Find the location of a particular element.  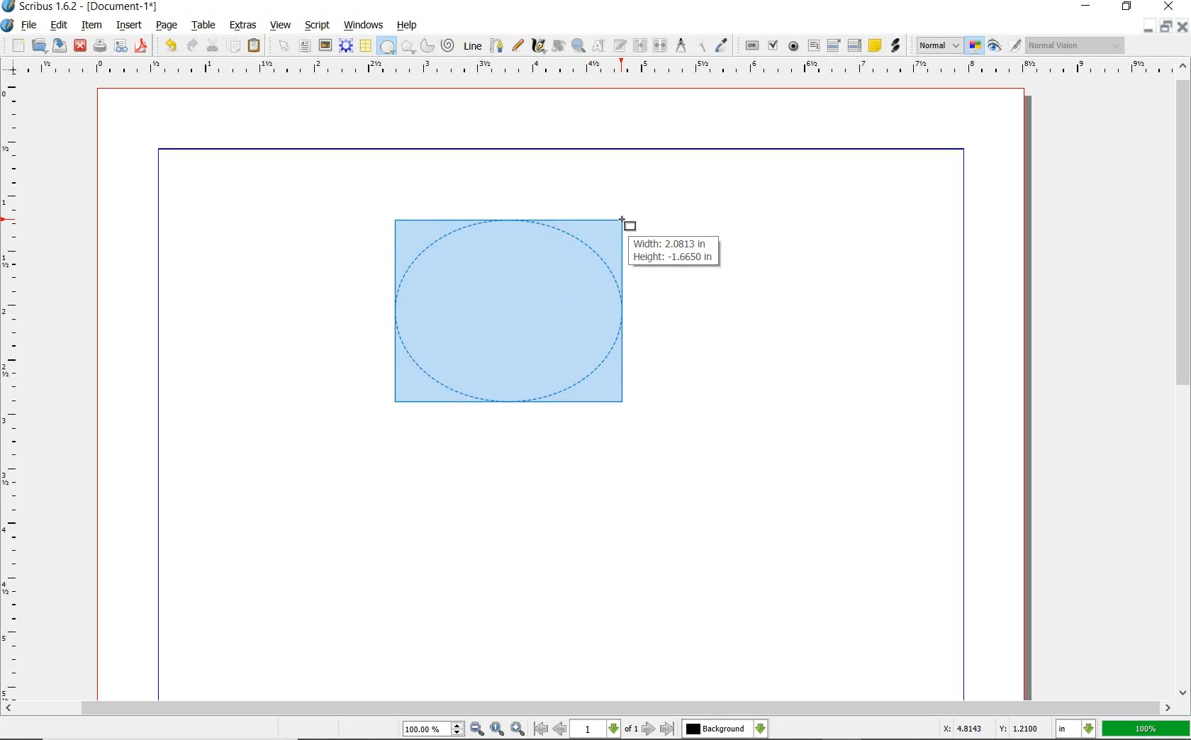

drawing shape is located at coordinates (505, 312).